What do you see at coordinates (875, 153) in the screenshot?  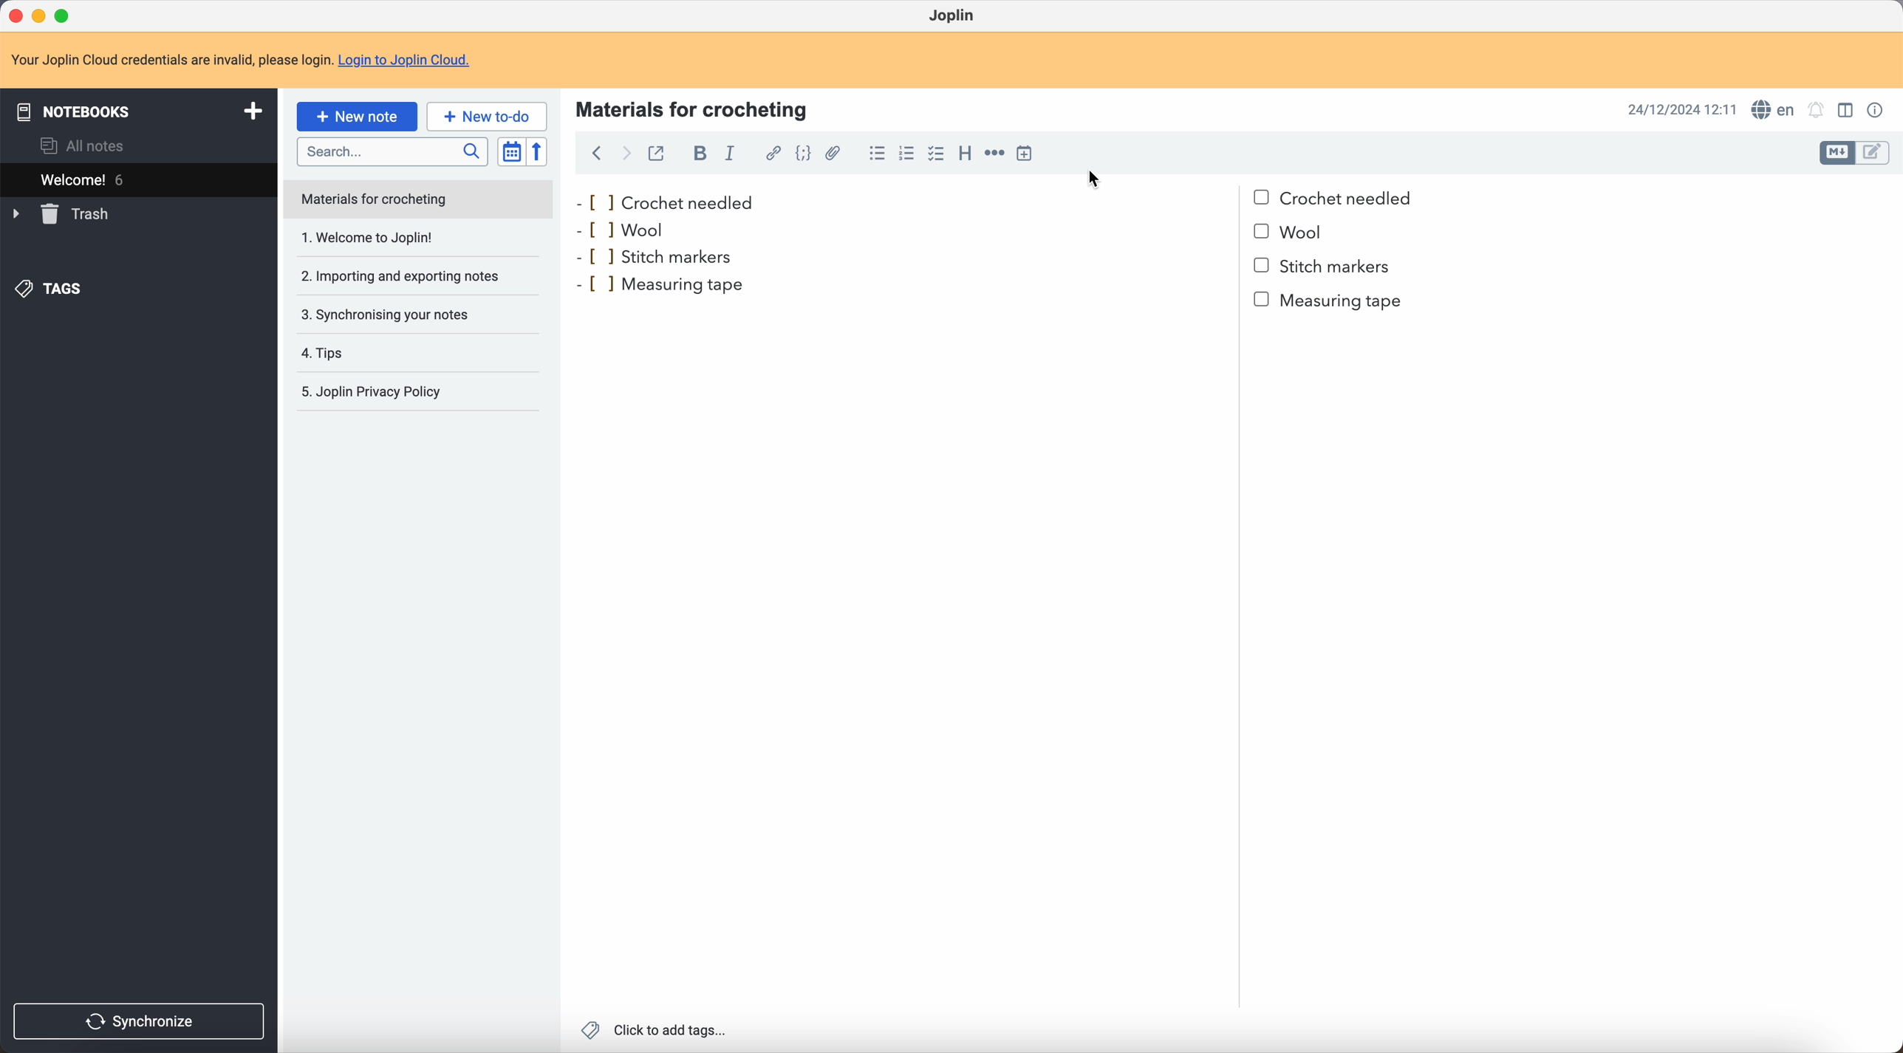 I see `bulleted list` at bounding box center [875, 153].